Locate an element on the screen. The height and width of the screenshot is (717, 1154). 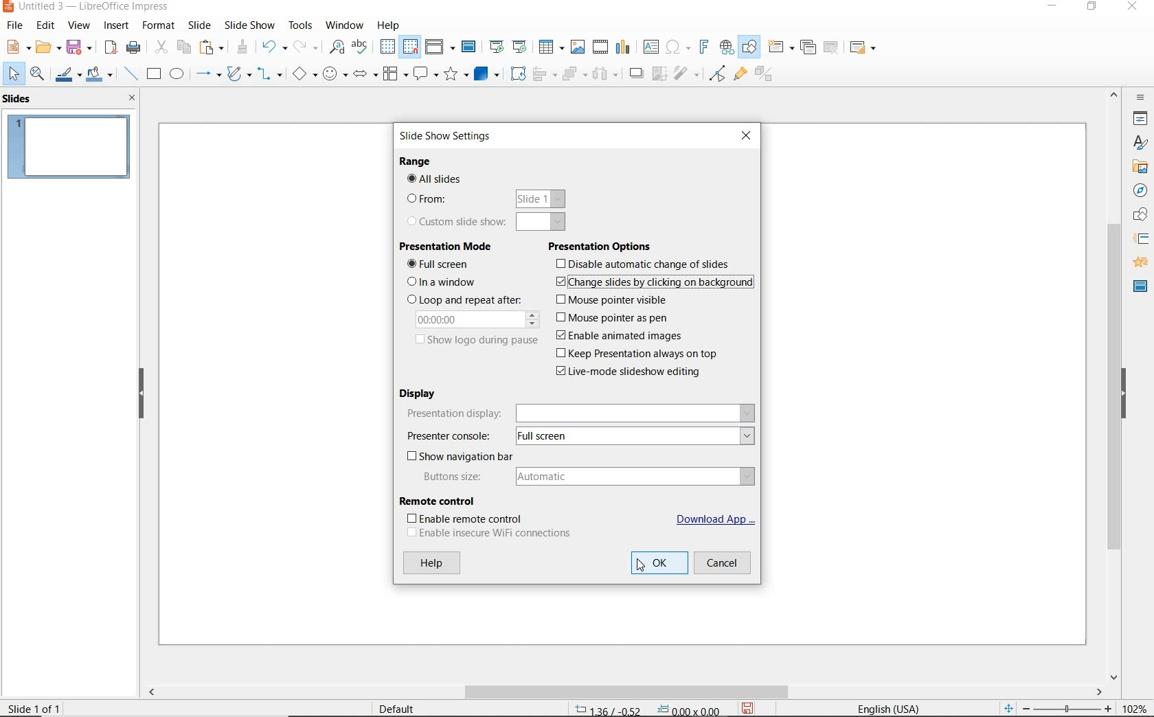
ZOOM & PAN is located at coordinates (38, 73).